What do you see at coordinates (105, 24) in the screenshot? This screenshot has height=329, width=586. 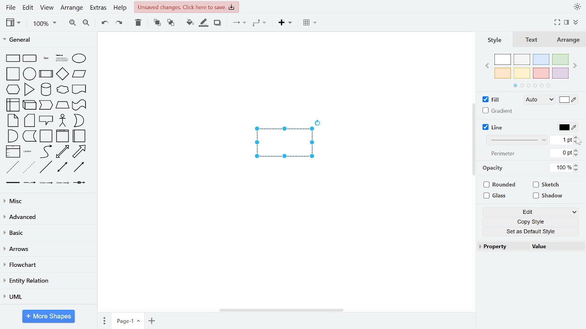 I see `undo` at bounding box center [105, 24].